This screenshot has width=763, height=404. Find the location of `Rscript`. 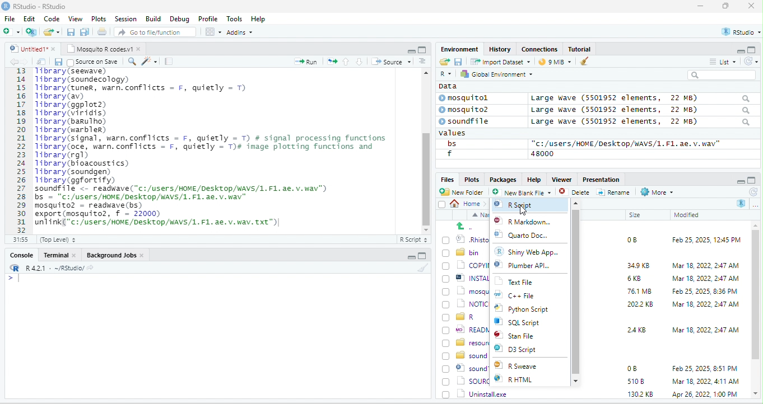

Rscript is located at coordinates (518, 205).